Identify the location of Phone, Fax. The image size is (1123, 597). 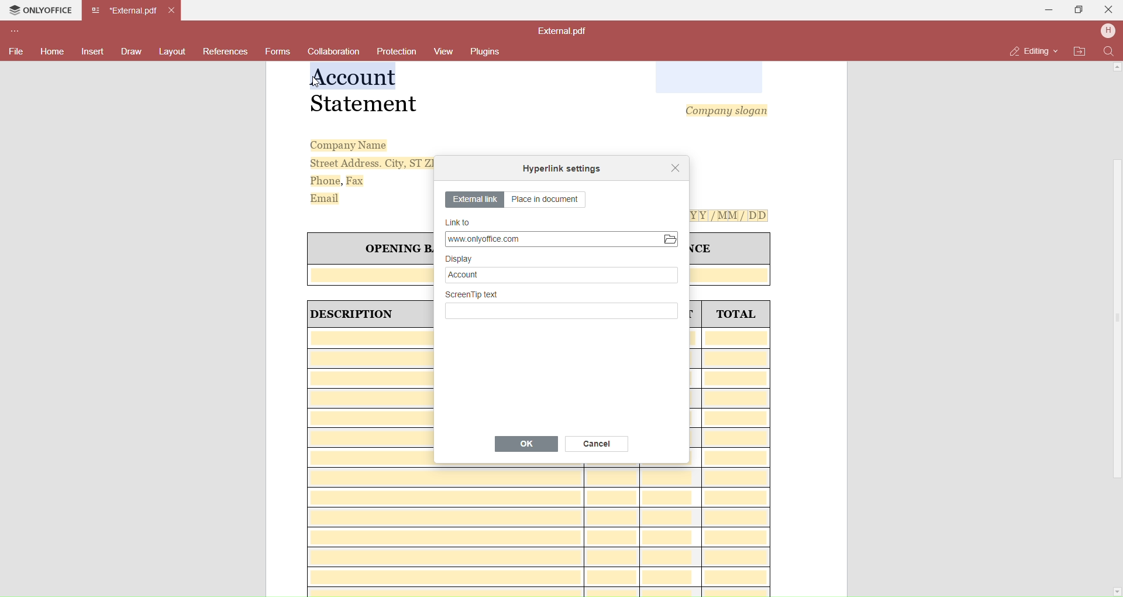
(339, 181).